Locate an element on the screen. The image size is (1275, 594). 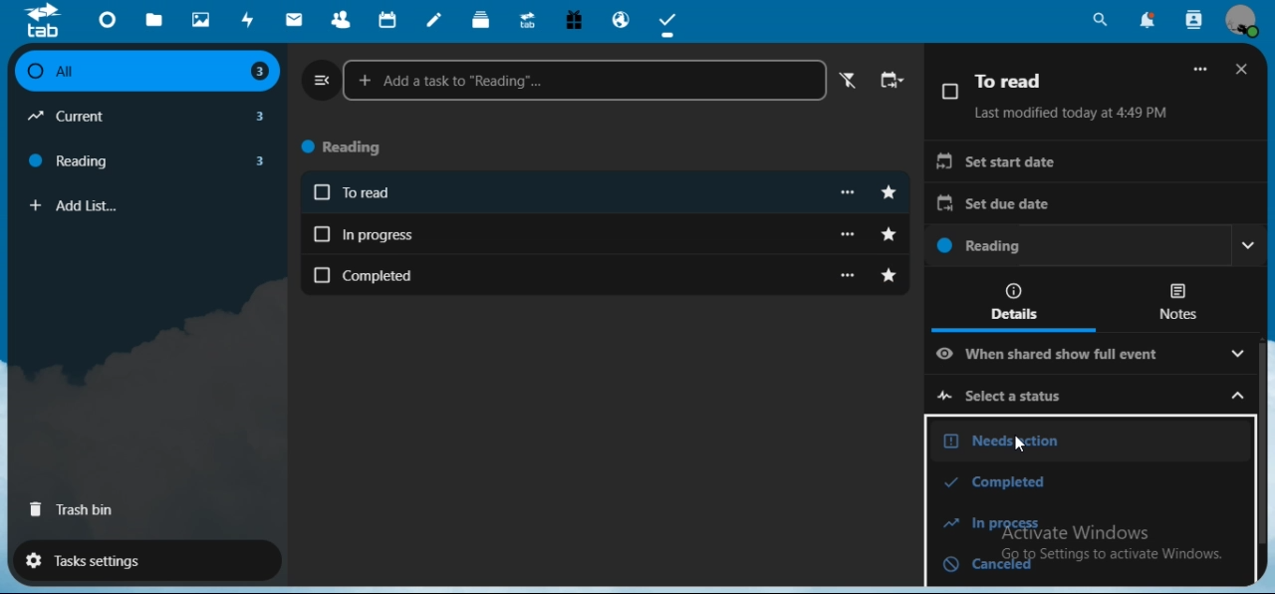
notes is located at coordinates (435, 20).